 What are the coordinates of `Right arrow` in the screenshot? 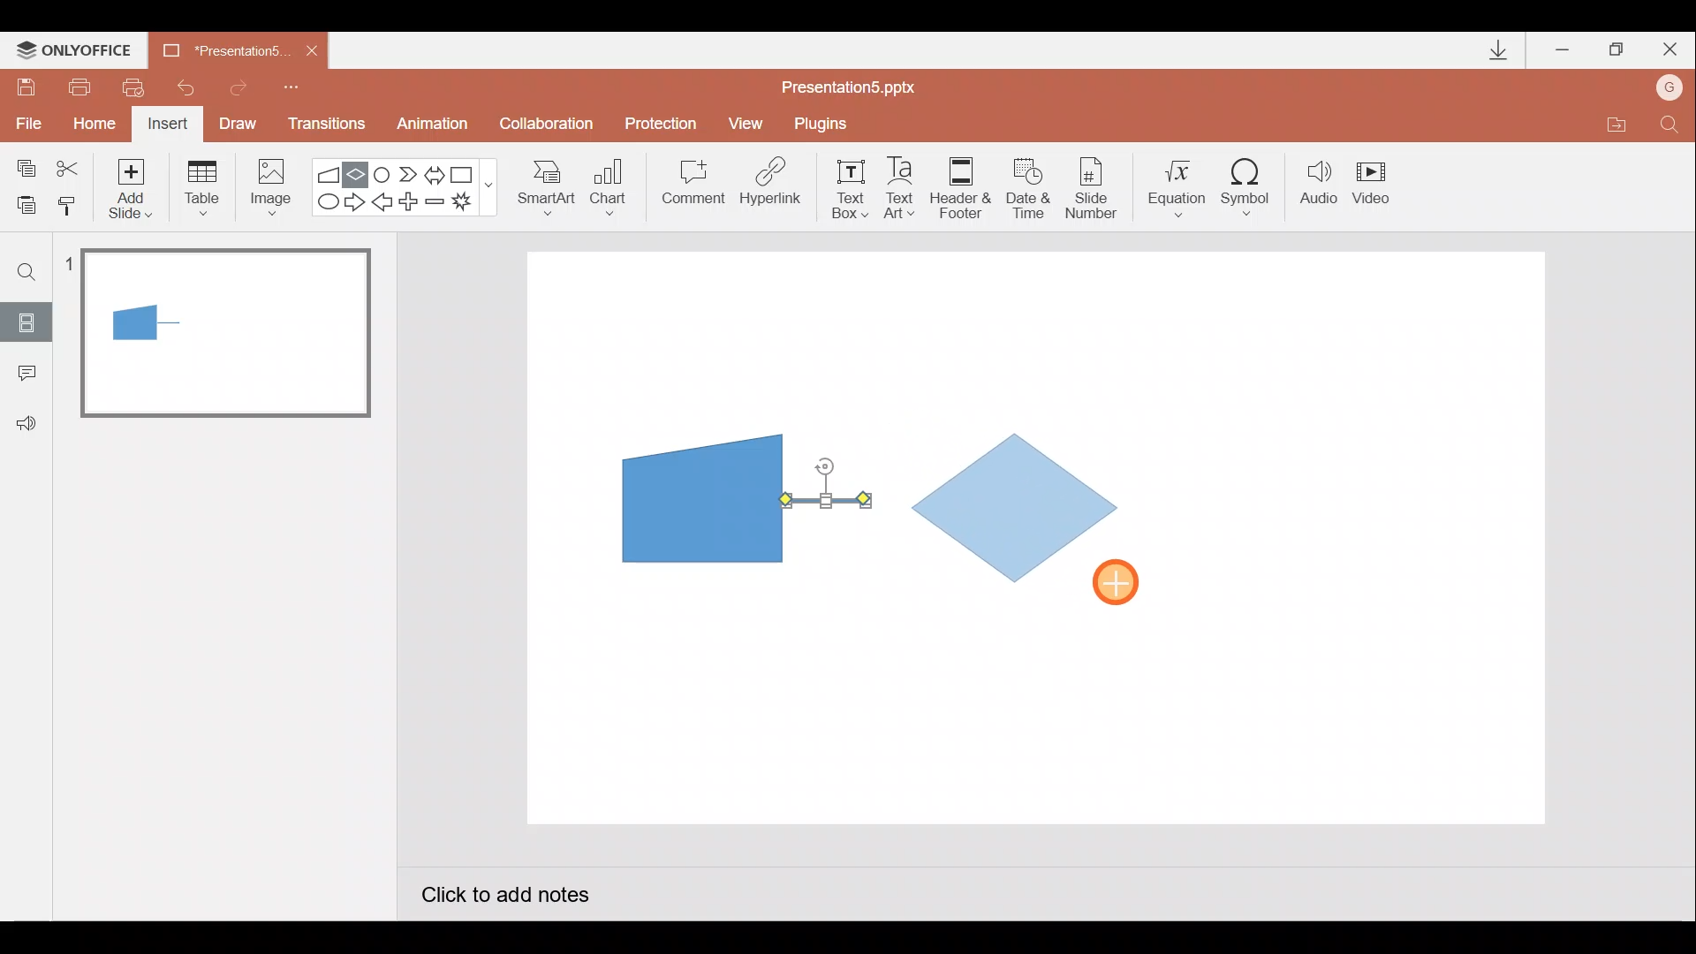 It's located at (357, 201).